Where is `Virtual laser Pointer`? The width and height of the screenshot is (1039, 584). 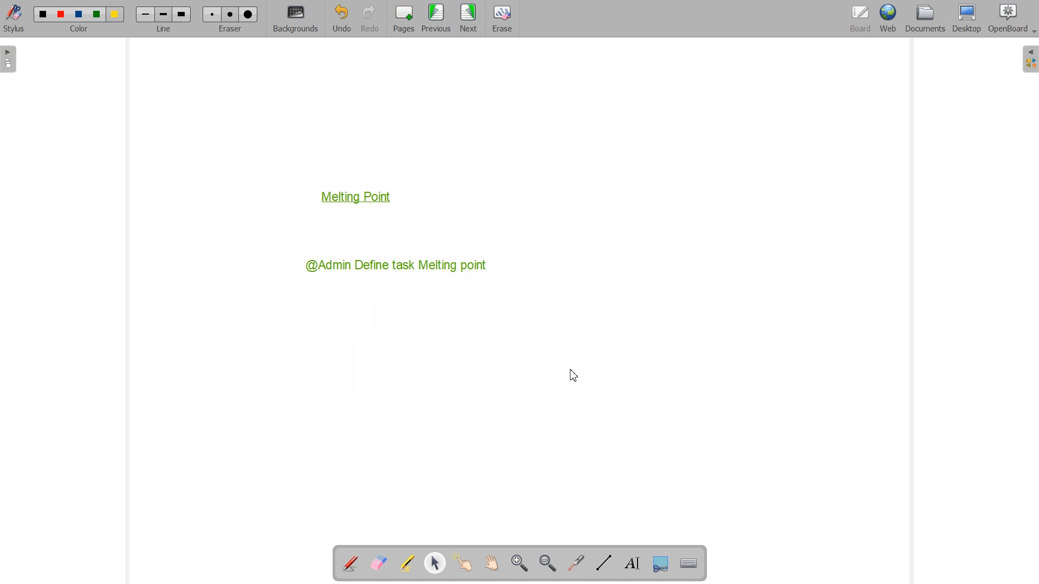
Virtual laser Pointer is located at coordinates (576, 562).